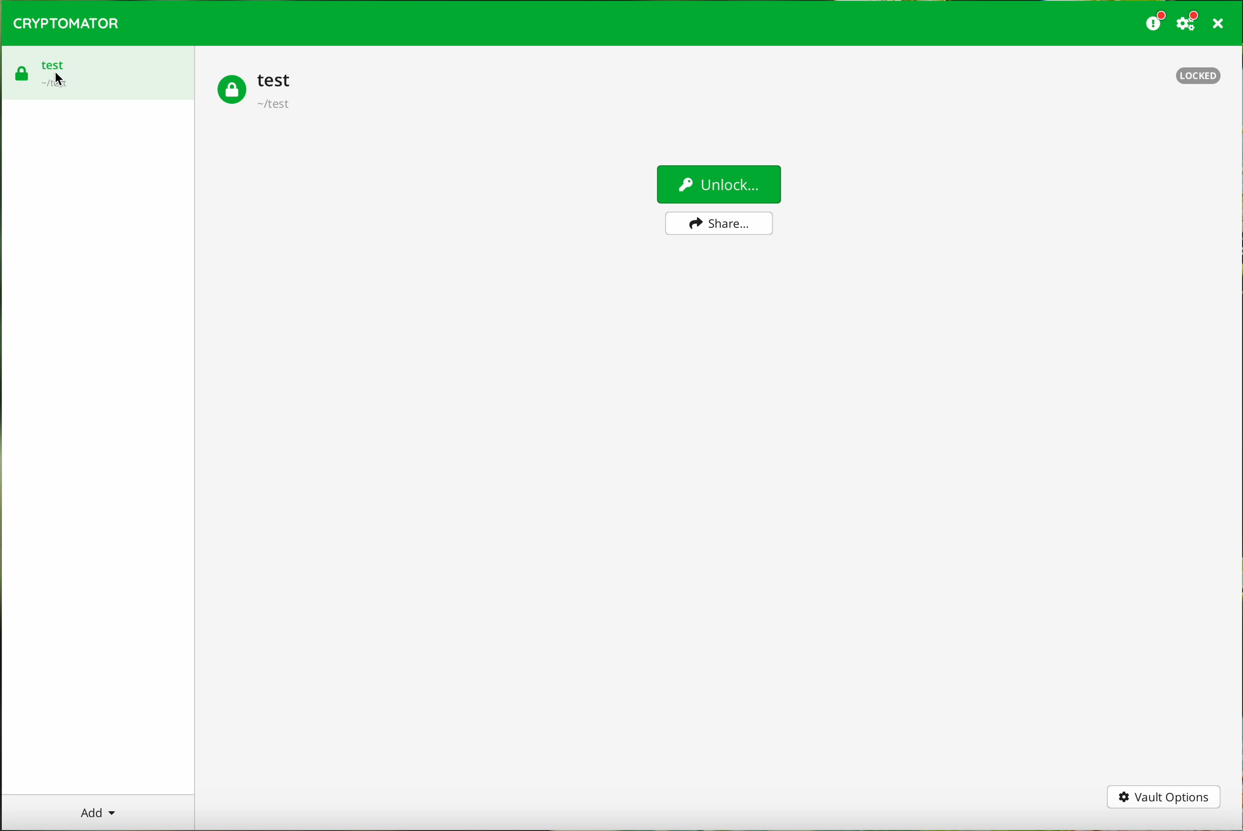 The image size is (1243, 831). What do you see at coordinates (1163, 798) in the screenshot?
I see `vault options` at bounding box center [1163, 798].